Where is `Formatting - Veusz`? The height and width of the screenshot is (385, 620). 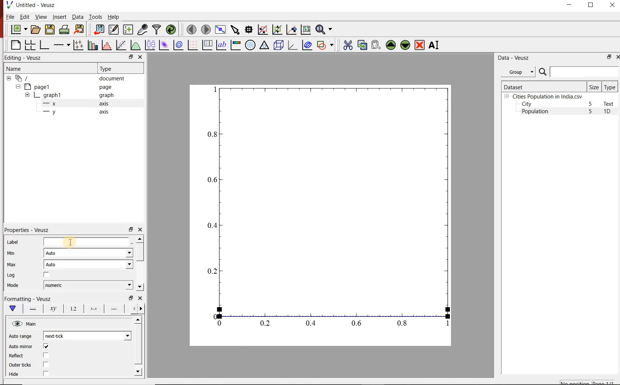 Formatting - Veusz is located at coordinates (28, 299).